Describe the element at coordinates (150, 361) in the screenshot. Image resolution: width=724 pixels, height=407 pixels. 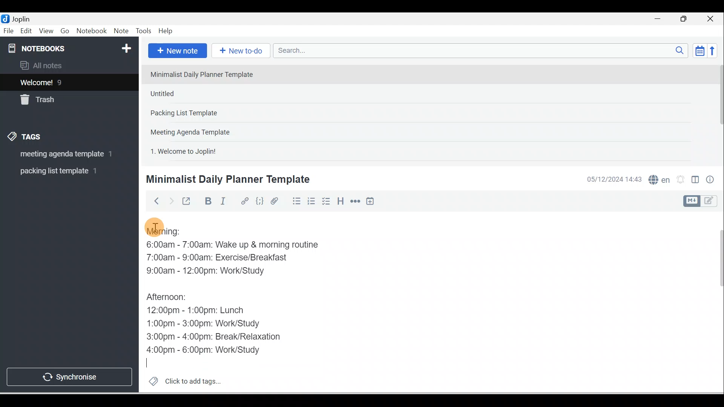
I see `Cursor` at that location.